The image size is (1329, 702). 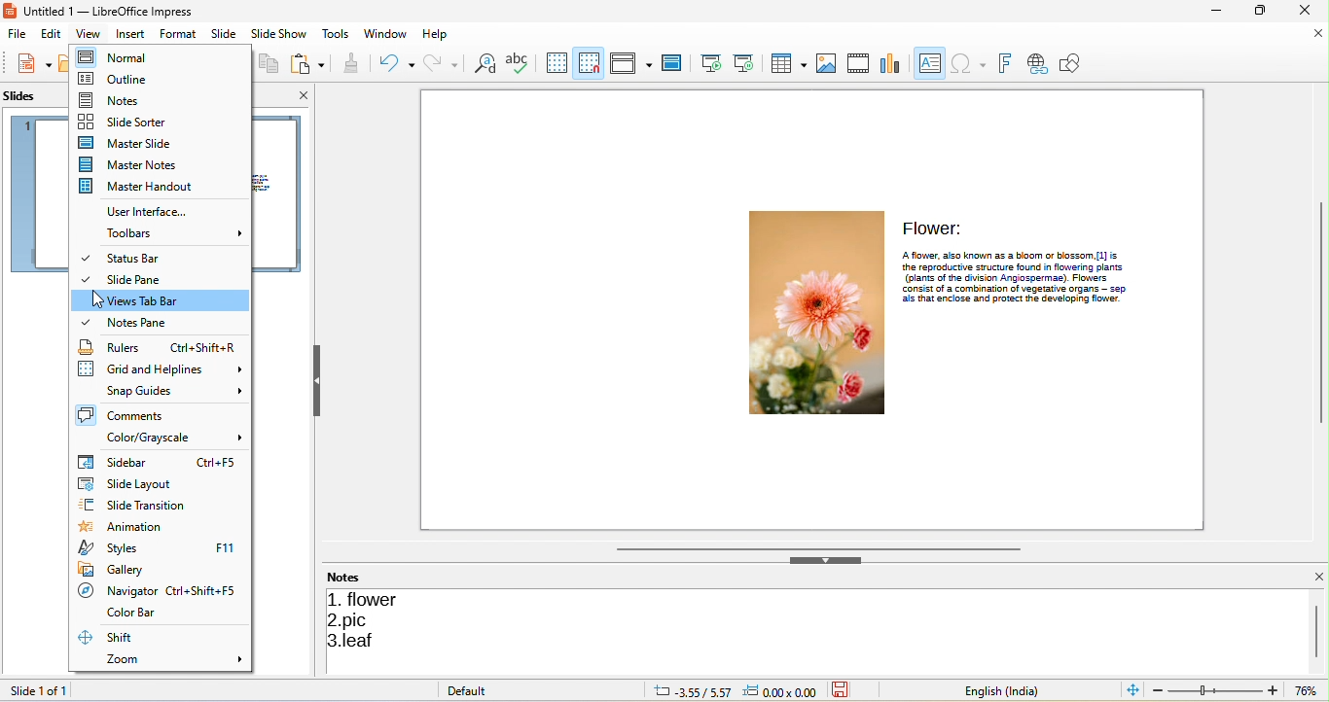 I want to click on user interface, so click(x=154, y=209).